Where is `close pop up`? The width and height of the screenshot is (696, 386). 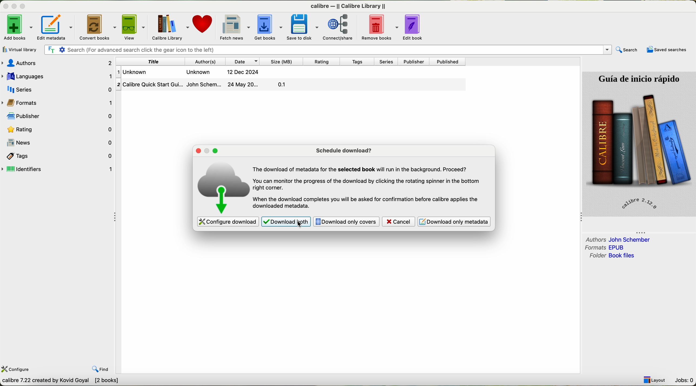
close pop up is located at coordinates (199, 150).